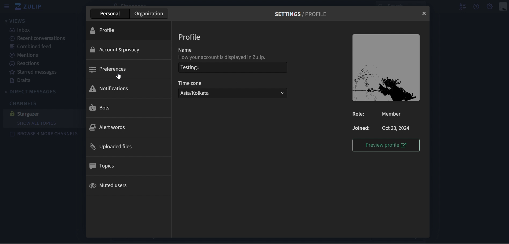  Describe the element at coordinates (361, 128) in the screenshot. I see `Joined:` at that location.